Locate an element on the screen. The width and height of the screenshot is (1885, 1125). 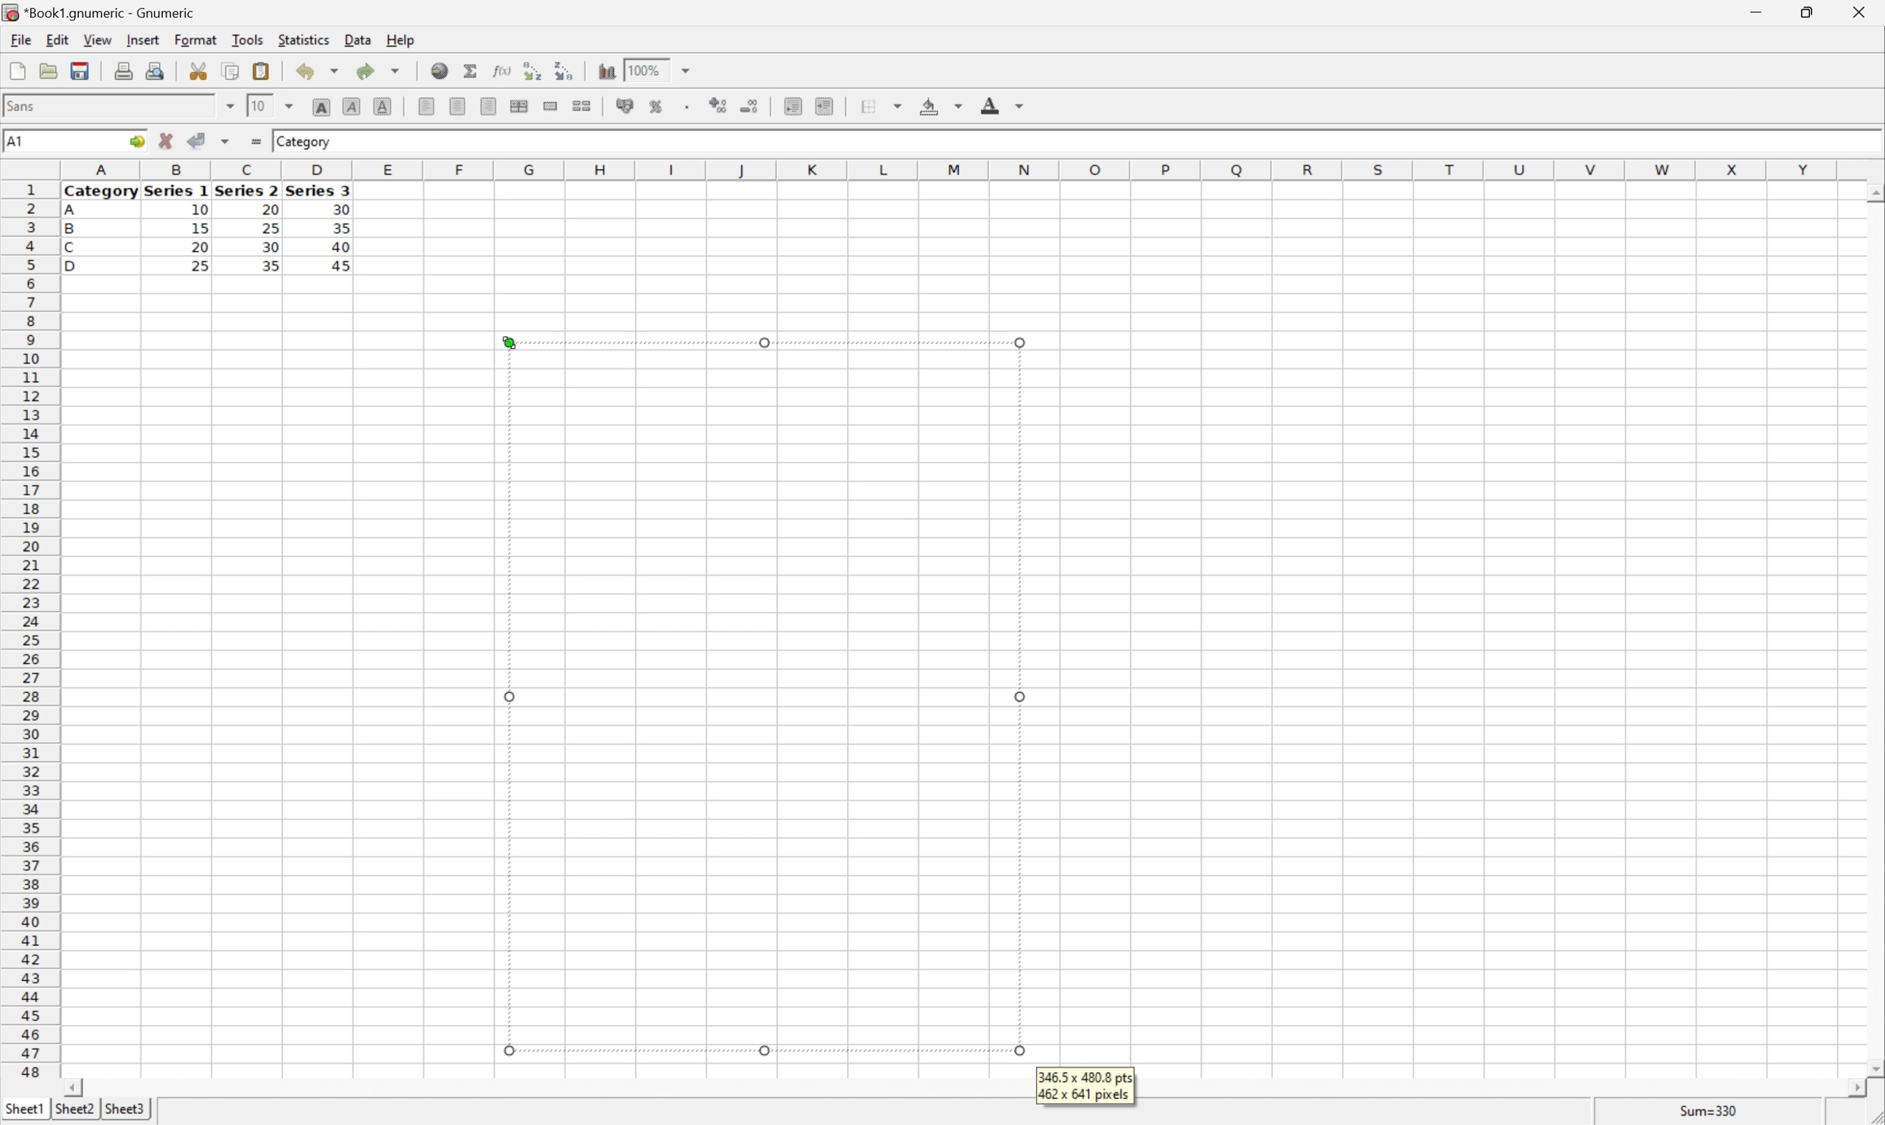
10 is located at coordinates (199, 211).